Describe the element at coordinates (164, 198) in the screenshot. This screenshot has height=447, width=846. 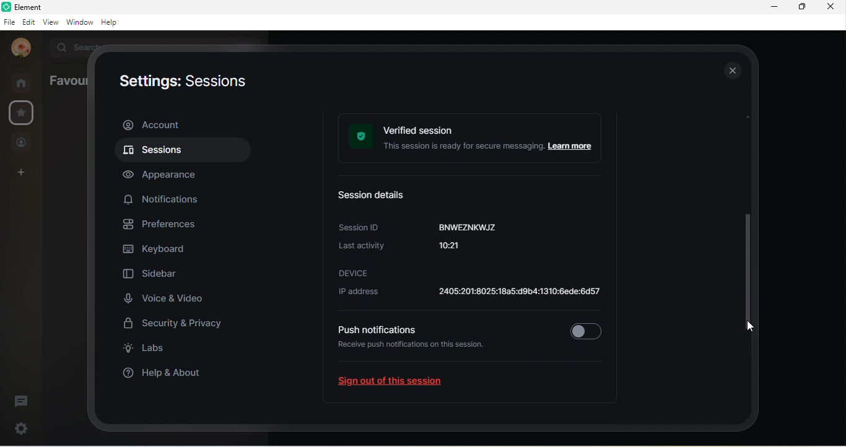
I see `notification` at that location.